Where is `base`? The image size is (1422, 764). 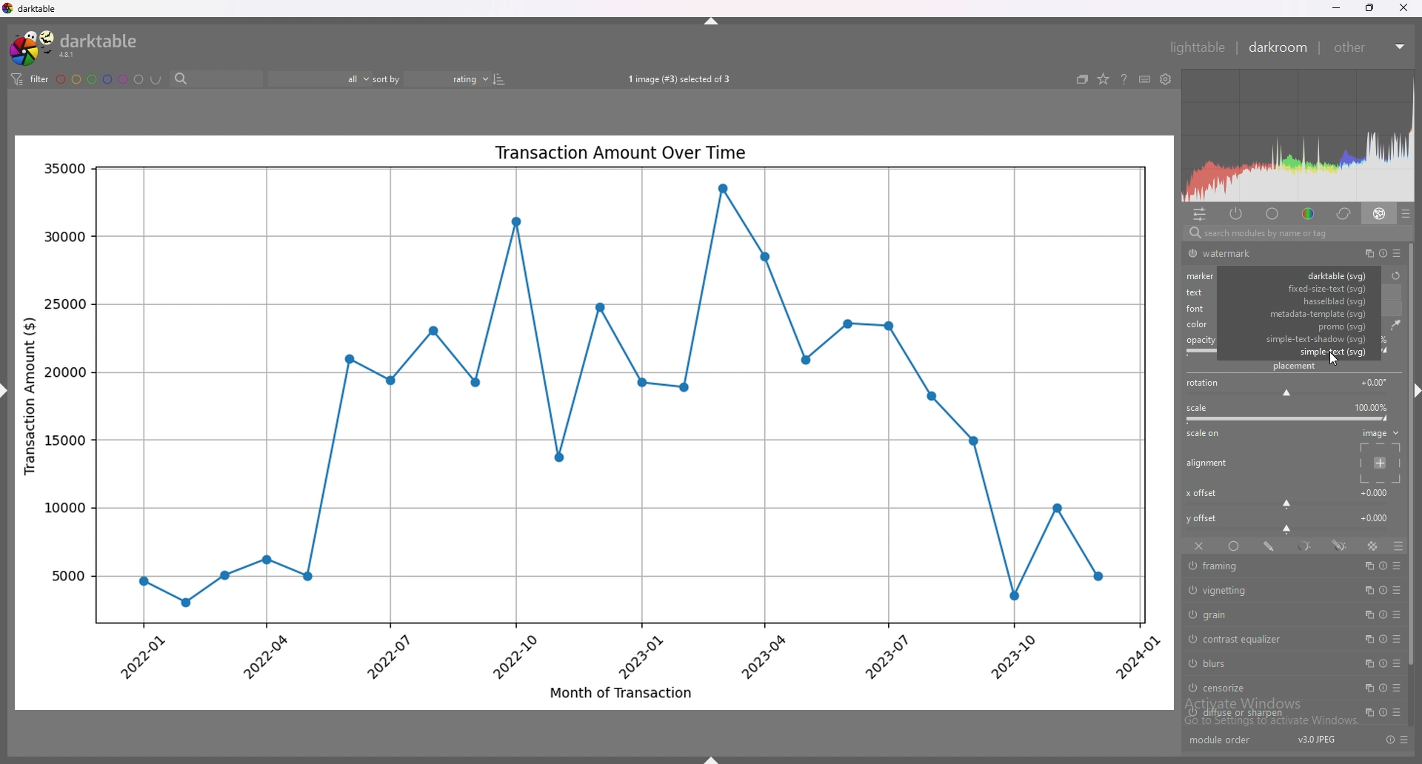
base is located at coordinates (1272, 213).